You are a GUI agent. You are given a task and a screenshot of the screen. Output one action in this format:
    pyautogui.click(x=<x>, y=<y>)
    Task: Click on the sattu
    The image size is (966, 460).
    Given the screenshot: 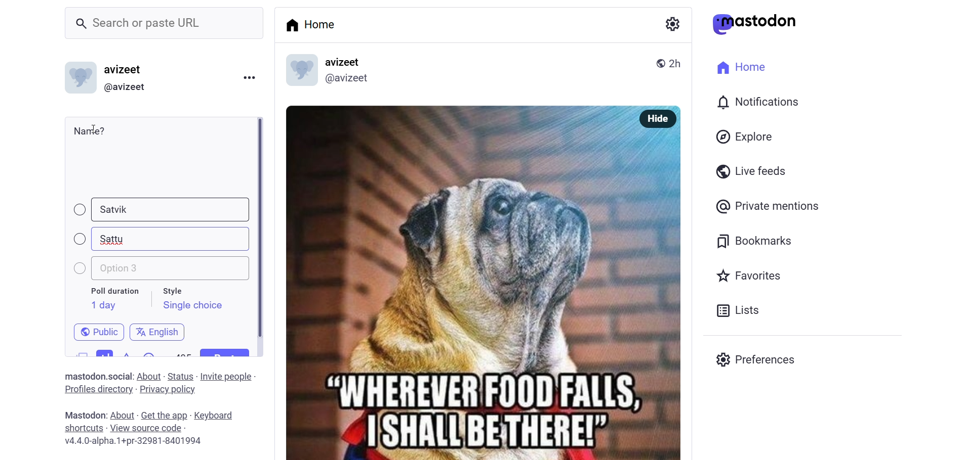 What is the action you would take?
    pyautogui.click(x=116, y=238)
    